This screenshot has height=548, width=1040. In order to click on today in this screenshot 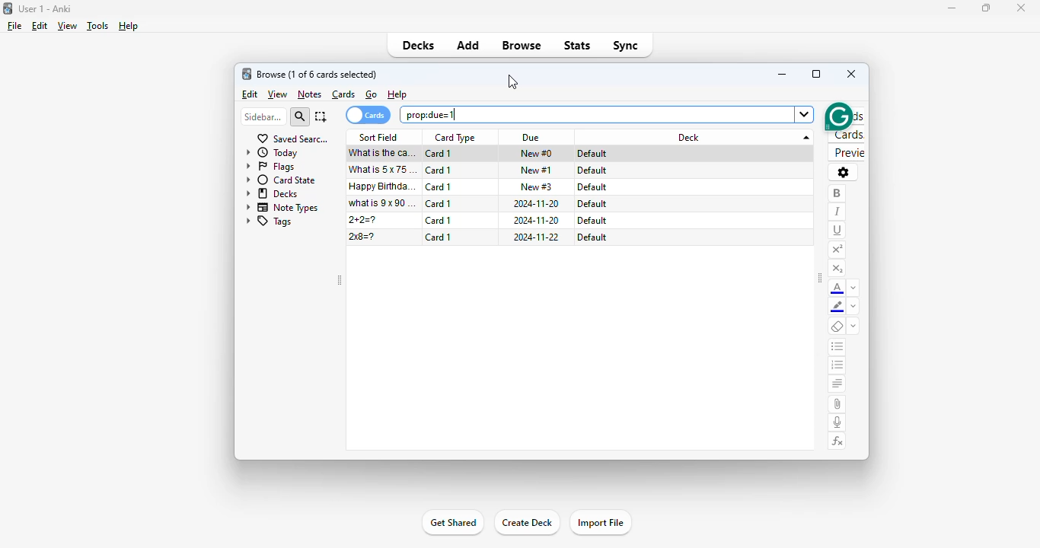, I will do `click(273, 153)`.